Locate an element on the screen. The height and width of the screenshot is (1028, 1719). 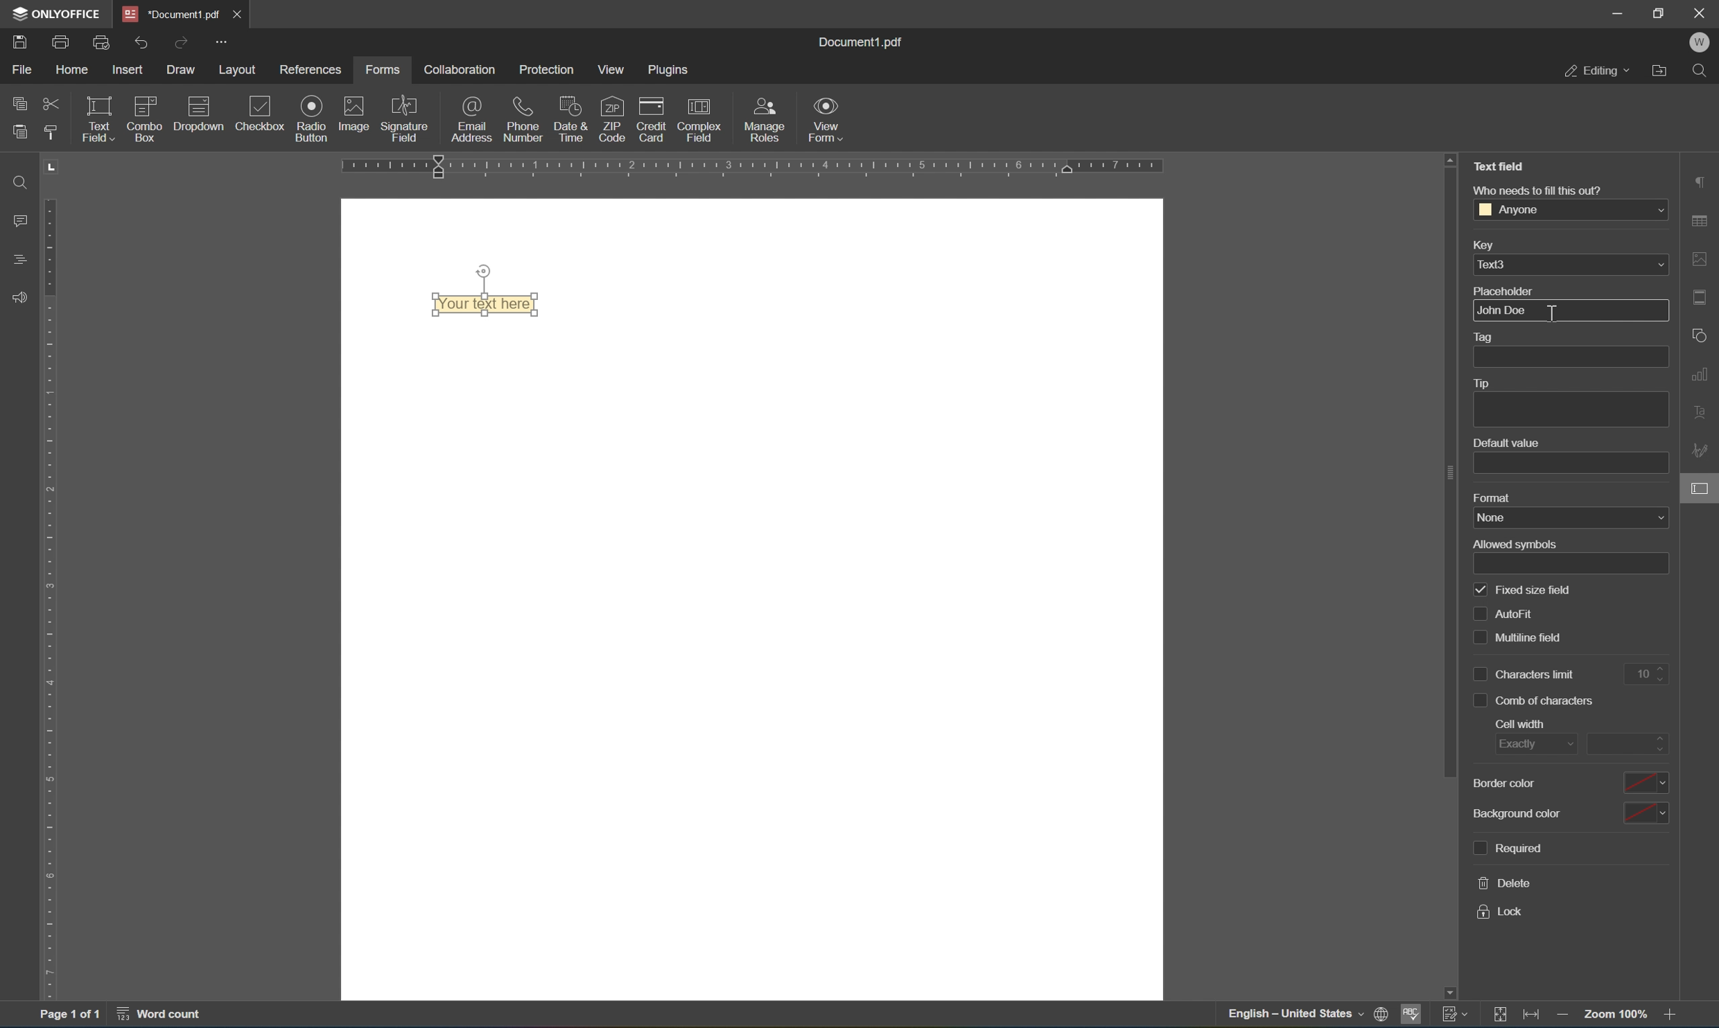
checkbox is located at coordinates (263, 112).